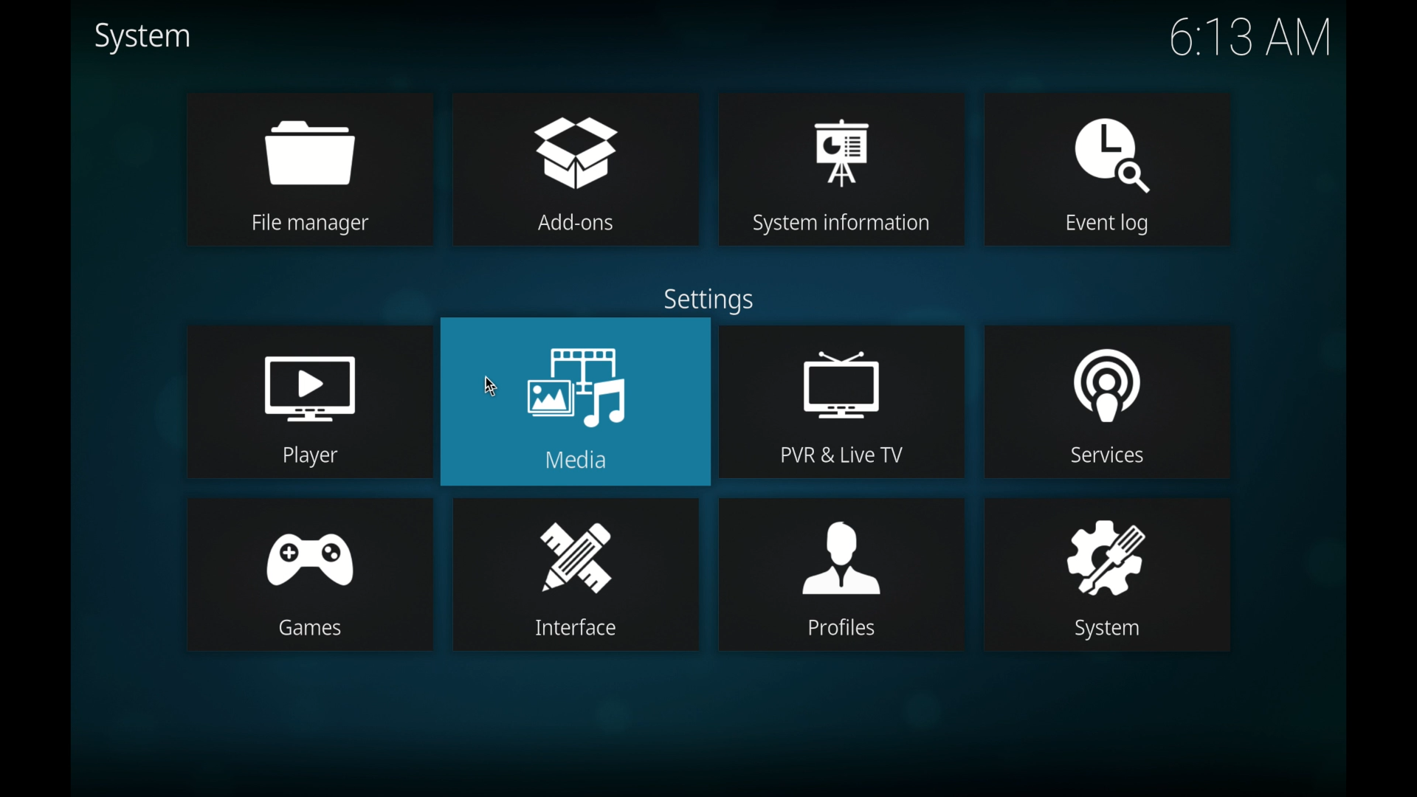  What do you see at coordinates (1111, 401) in the screenshot?
I see `services` at bounding box center [1111, 401].